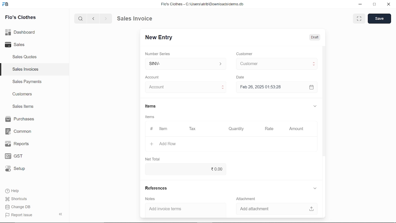  I want to click on Customer, so click(245, 54).